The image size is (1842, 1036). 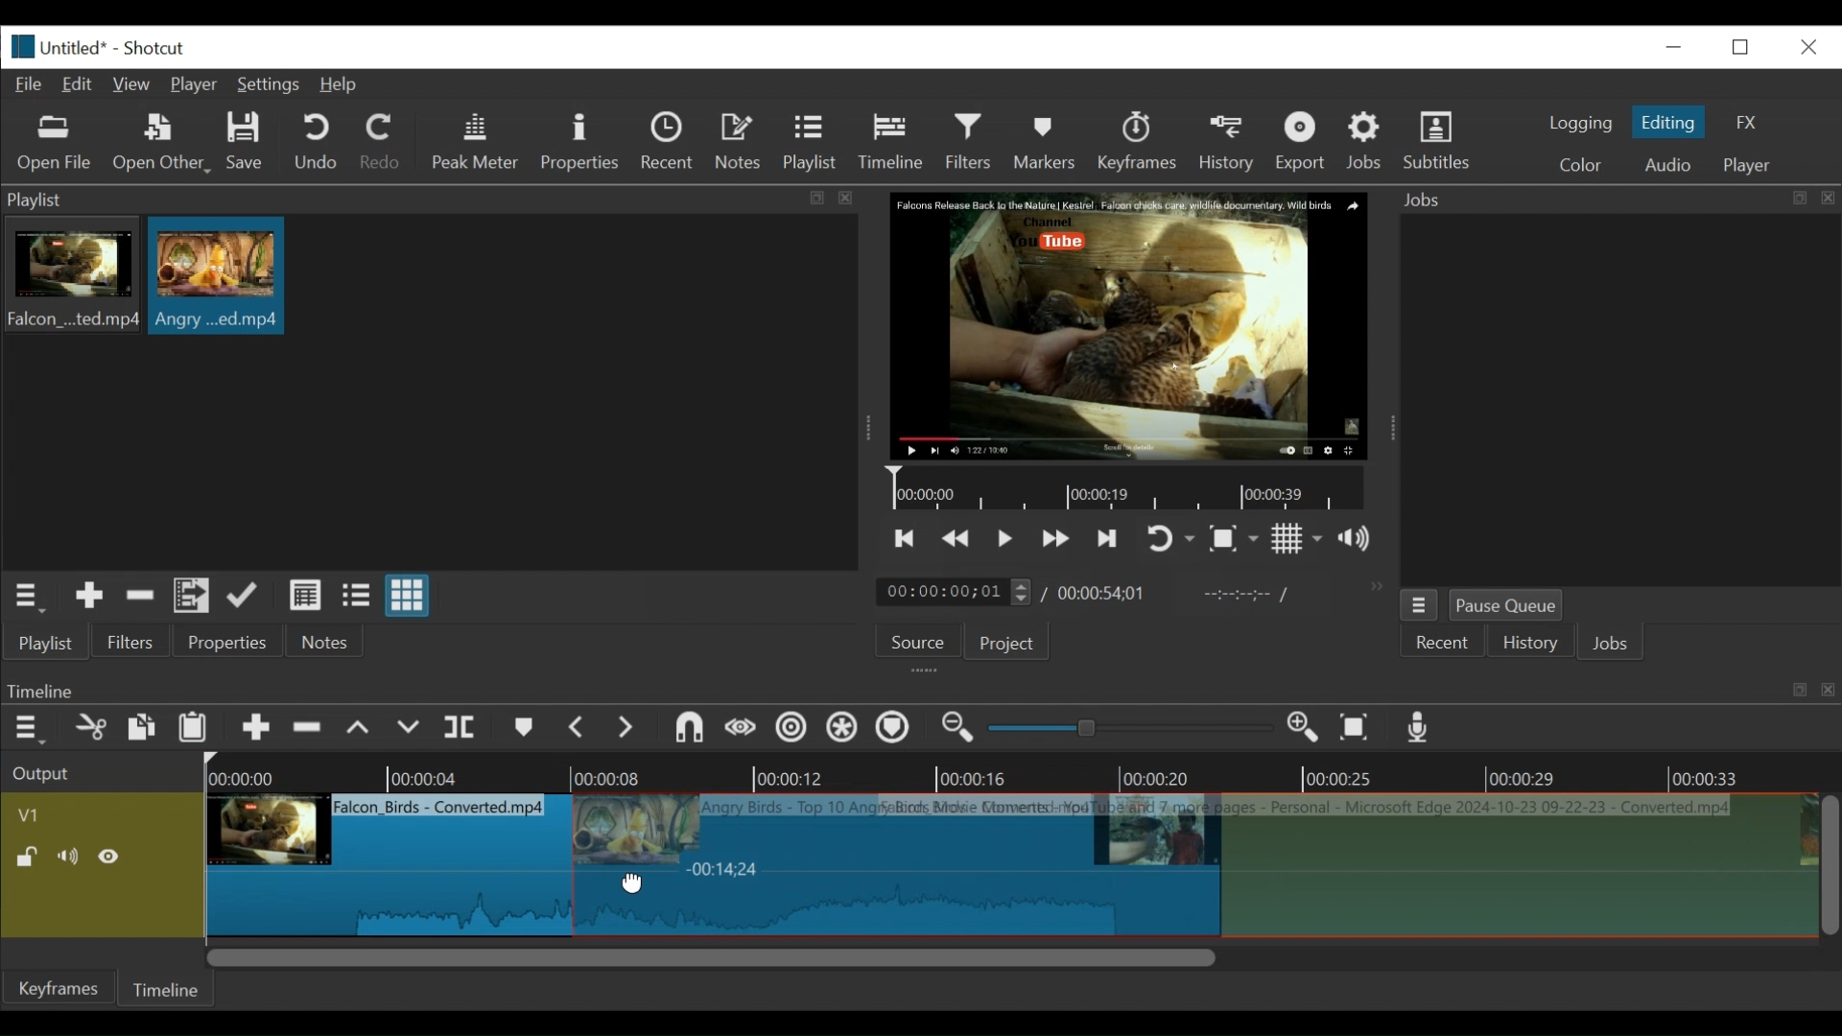 I want to click on Toggle play or pause, so click(x=1006, y=538).